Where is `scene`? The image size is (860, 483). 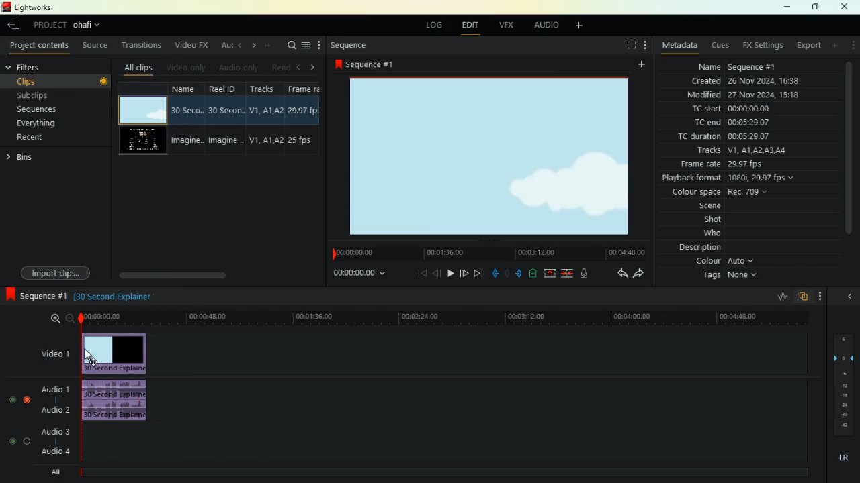 scene is located at coordinates (695, 207).